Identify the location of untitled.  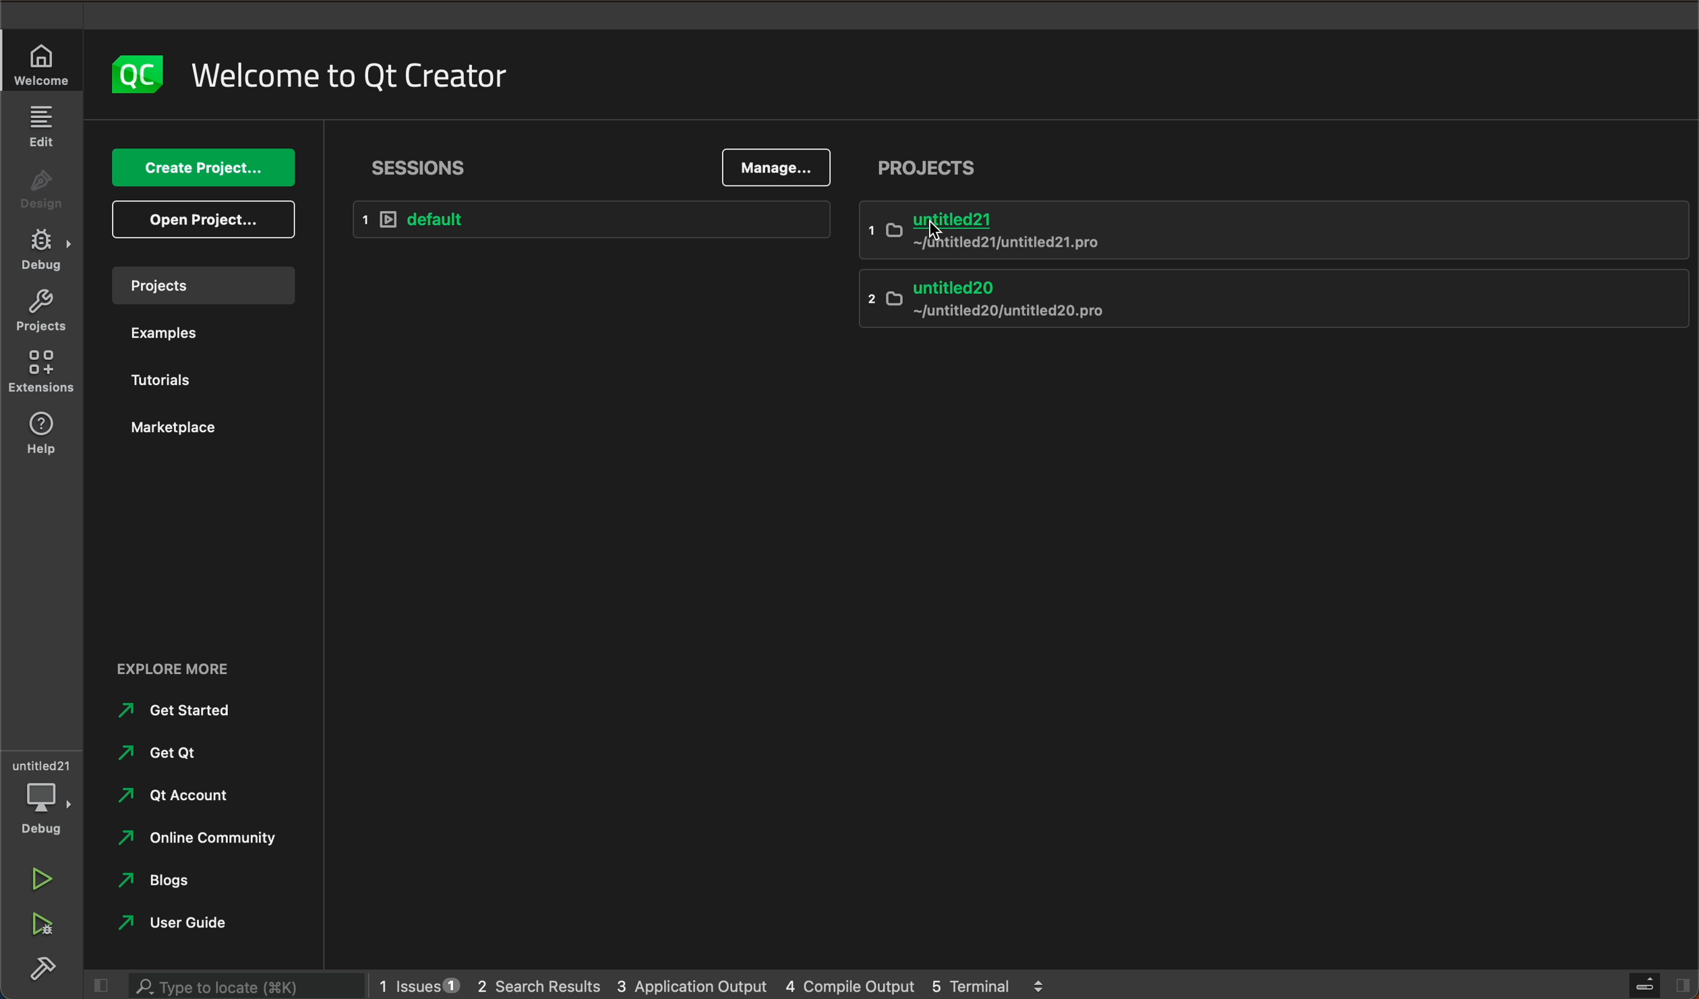
(44, 762).